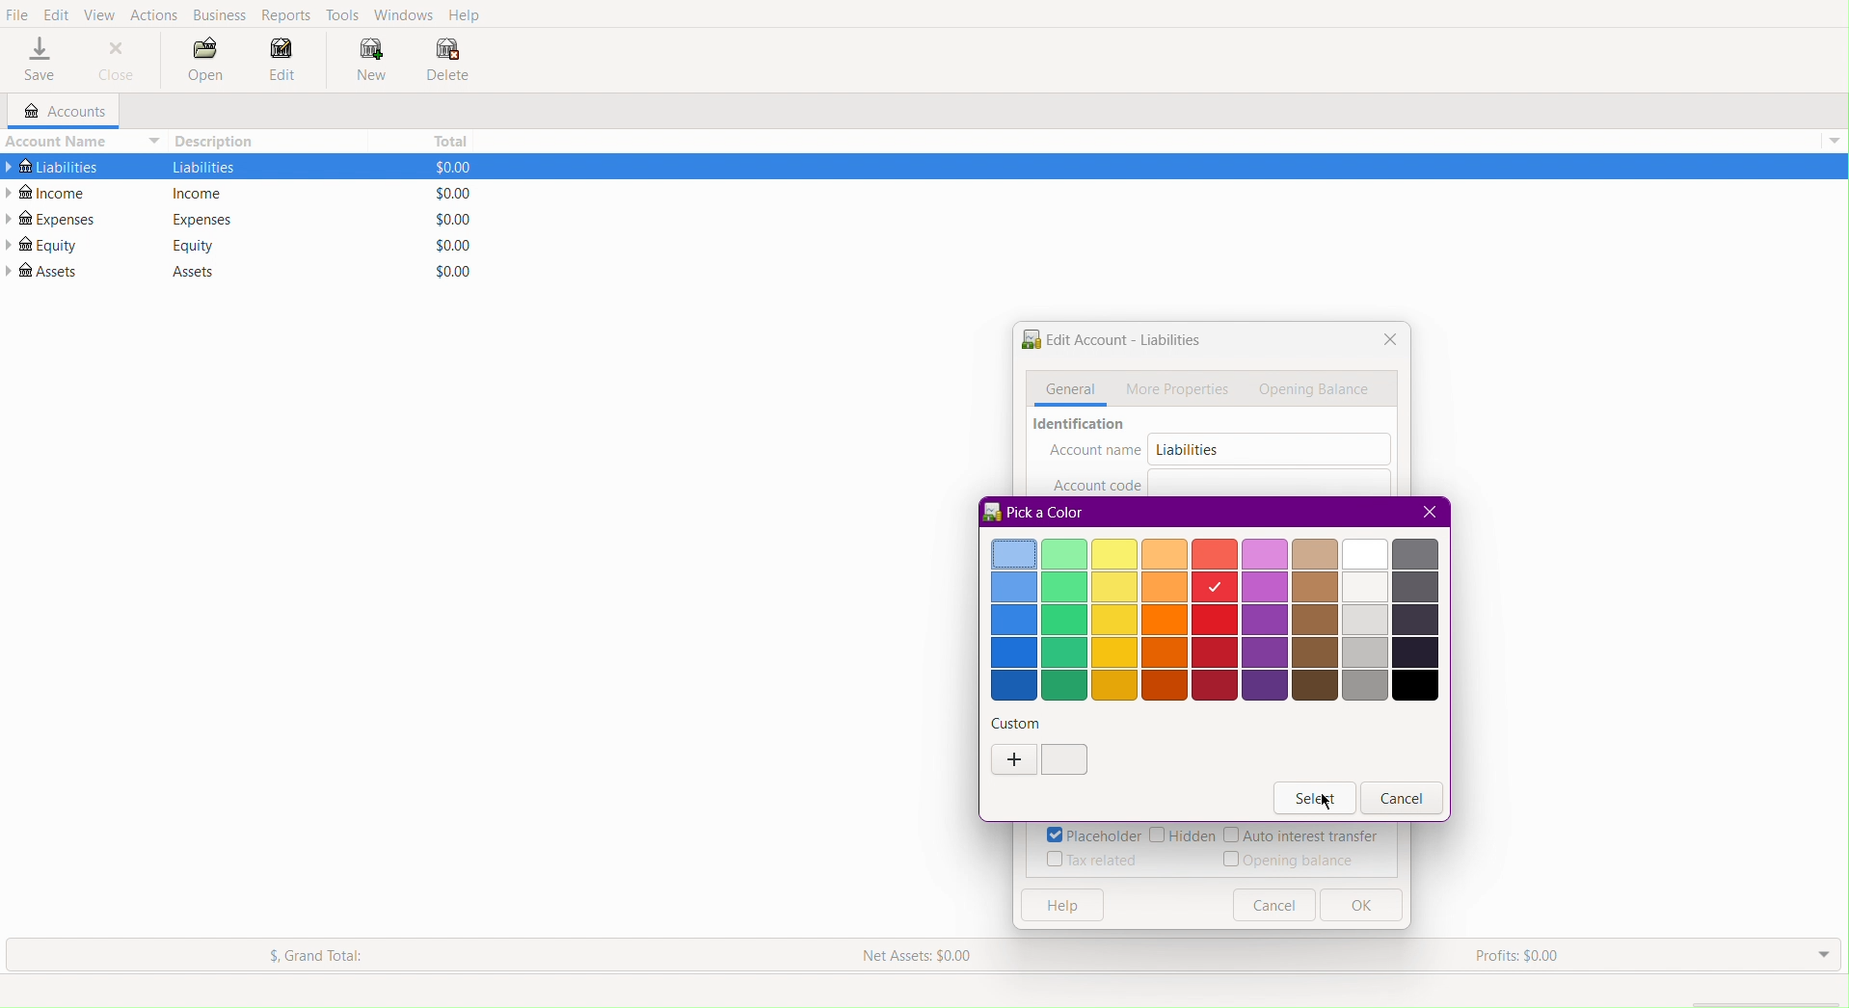  I want to click on Grand Total, so click(318, 955).